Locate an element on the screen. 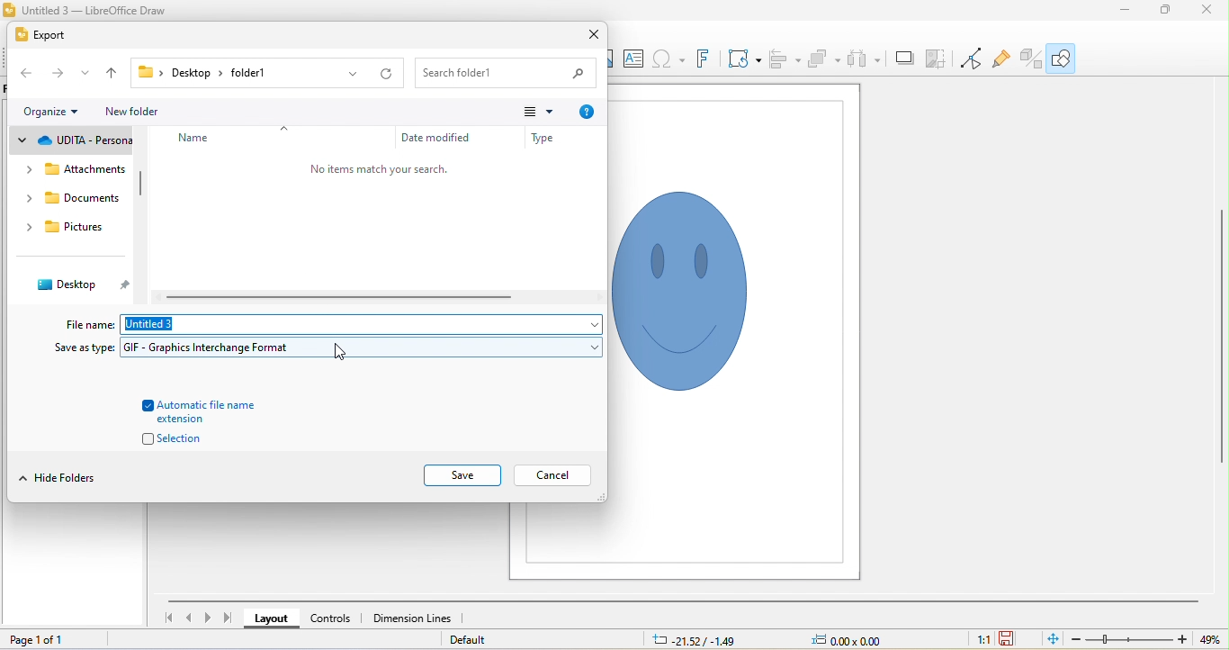 This screenshot has width=1229, height=650. previous is located at coordinates (189, 618).